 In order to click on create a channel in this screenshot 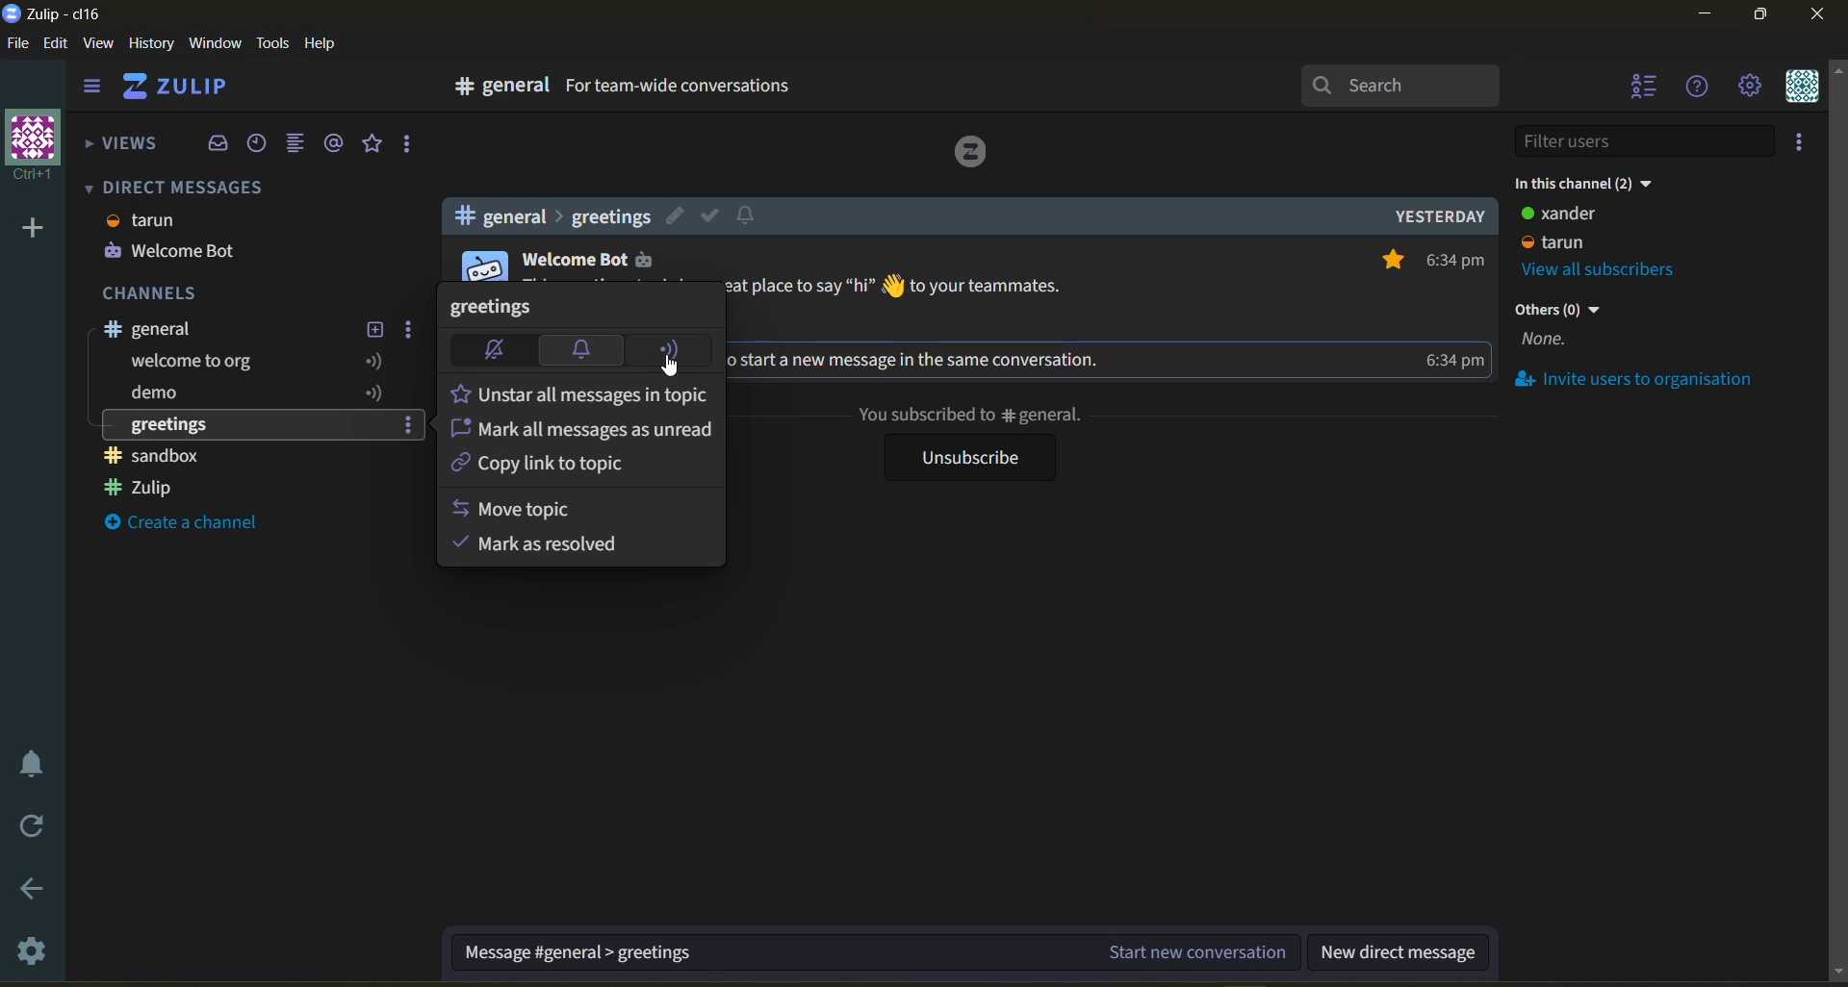, I will do `click(196, 527)`.